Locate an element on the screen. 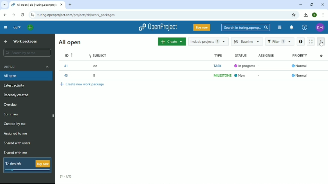  Close is located at coordinates (323, 4).